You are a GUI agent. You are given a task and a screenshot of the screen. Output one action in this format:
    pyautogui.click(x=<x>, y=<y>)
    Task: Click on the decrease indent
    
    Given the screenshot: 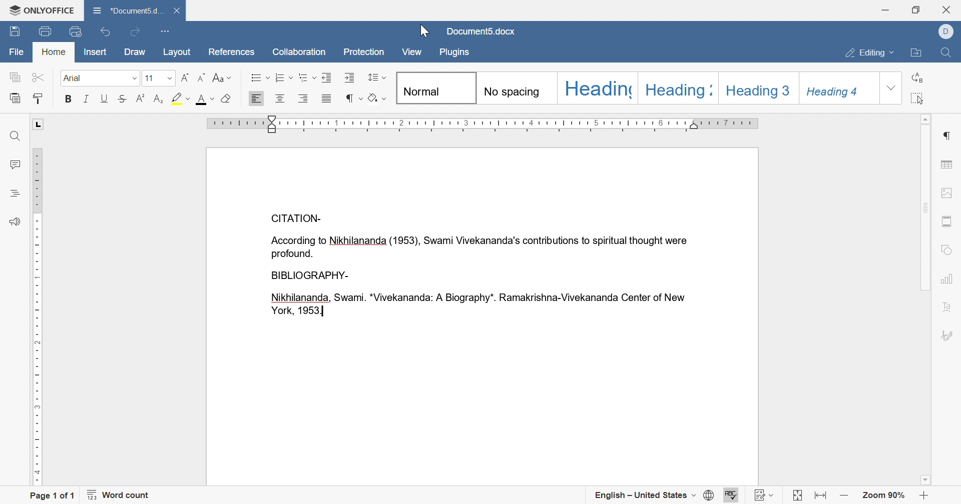 What is the action you would take?
    pyautogui.click(x=328, y=78)
    